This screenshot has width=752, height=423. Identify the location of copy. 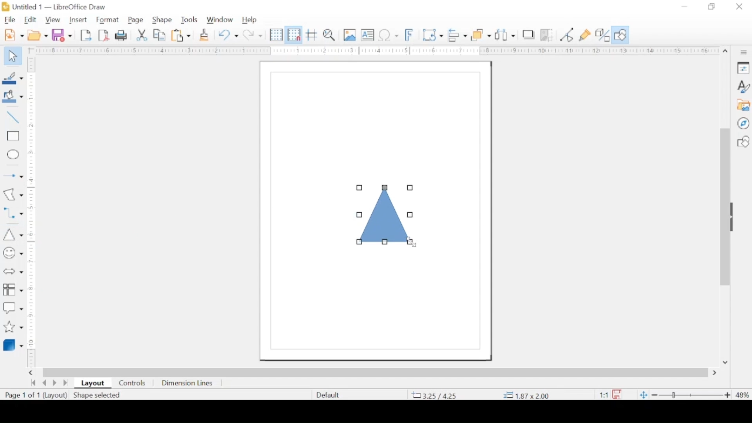
(160, 36).